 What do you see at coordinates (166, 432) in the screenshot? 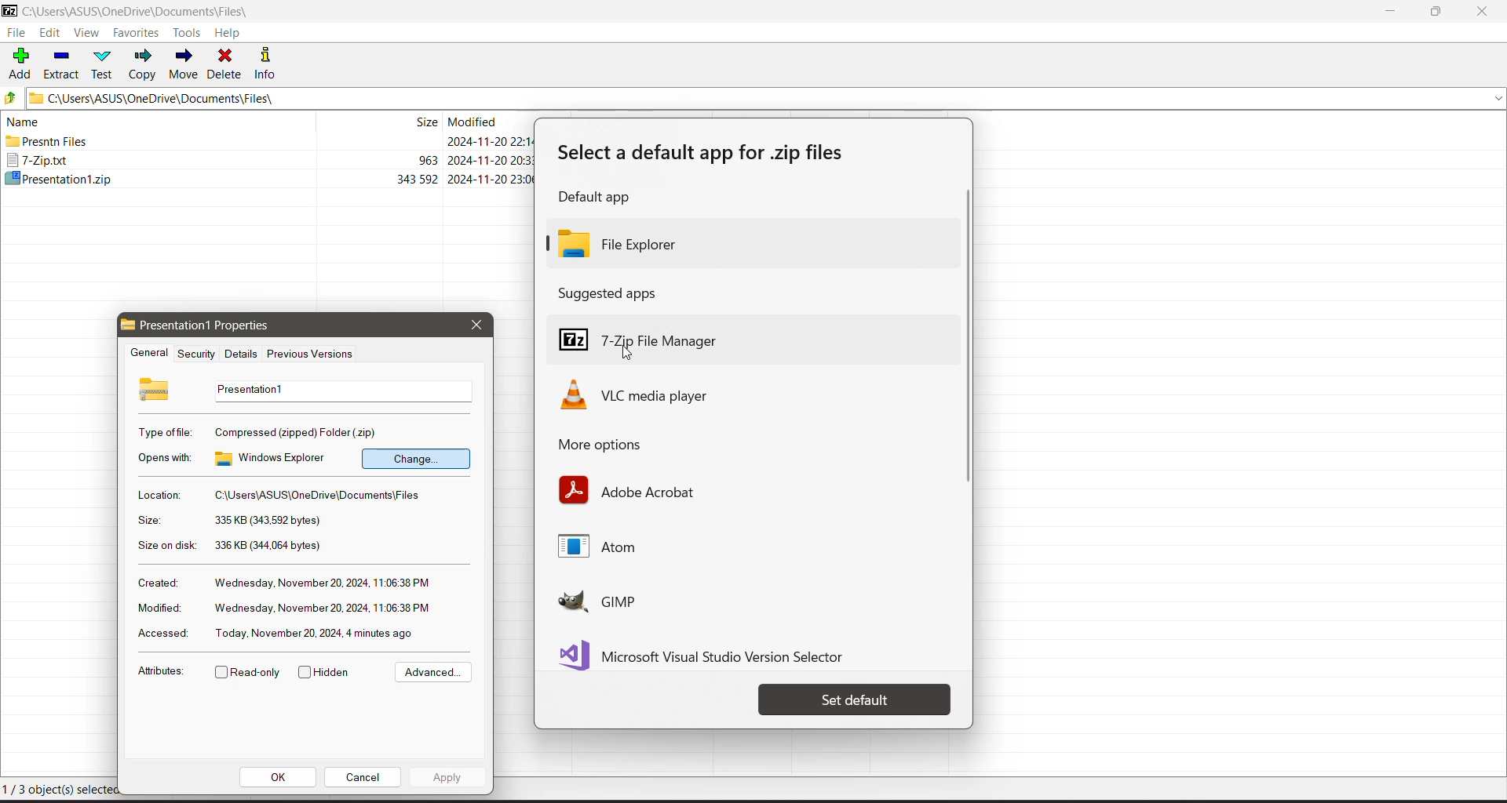
I see `Type of file` at bounding box center [166, 432].